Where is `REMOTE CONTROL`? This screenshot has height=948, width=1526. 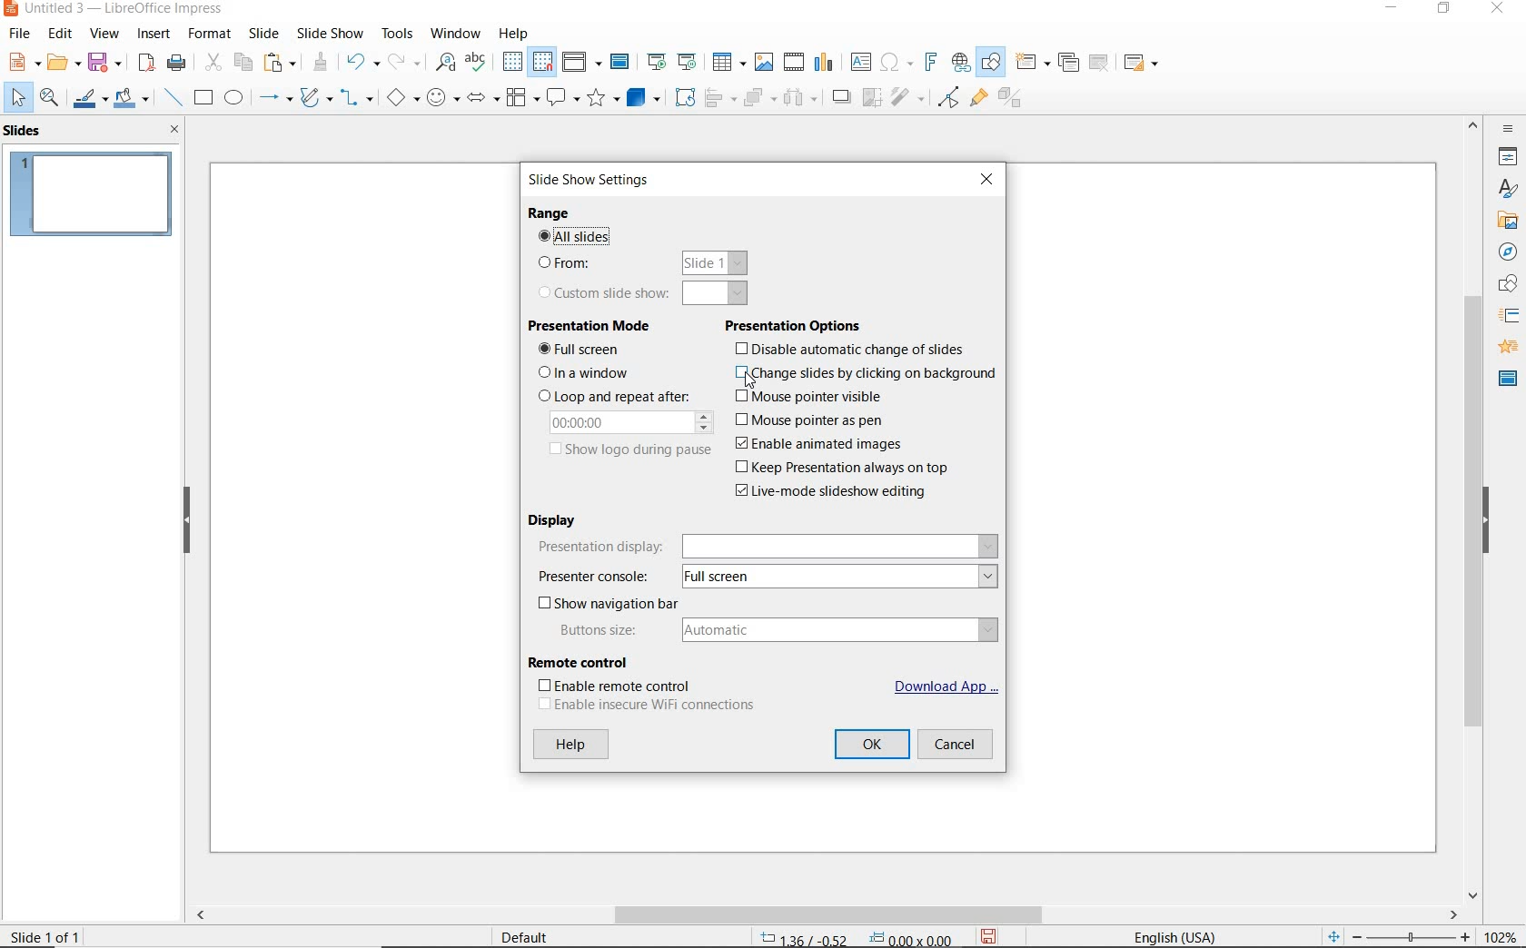
REMOTE CONTROL is located at coordinates (584, 664).